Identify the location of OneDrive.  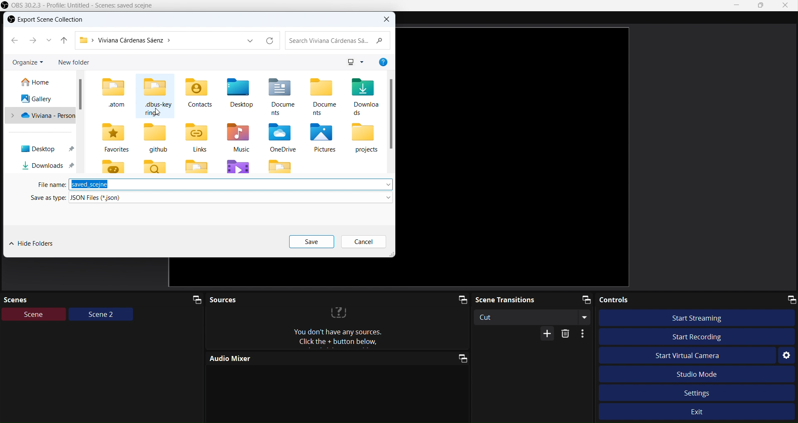
(283, 137).